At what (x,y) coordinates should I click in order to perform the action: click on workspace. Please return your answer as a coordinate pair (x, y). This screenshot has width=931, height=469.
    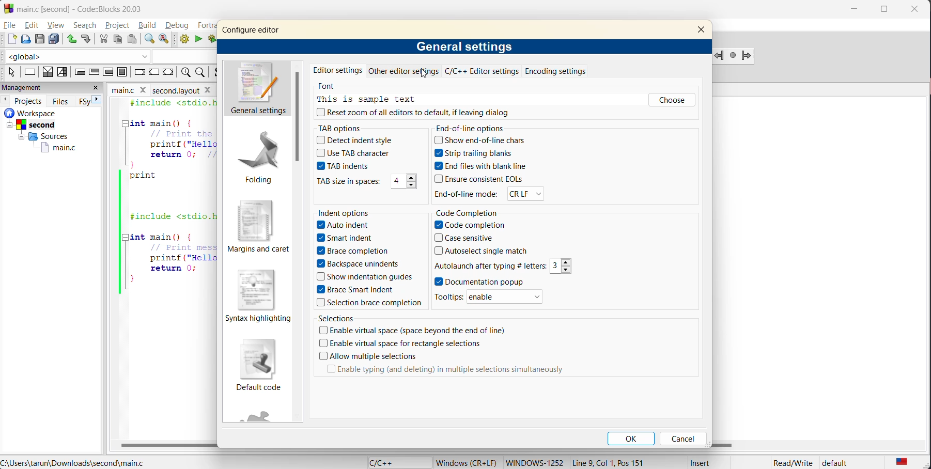
    Looking at the image, I should click on (46, 113).